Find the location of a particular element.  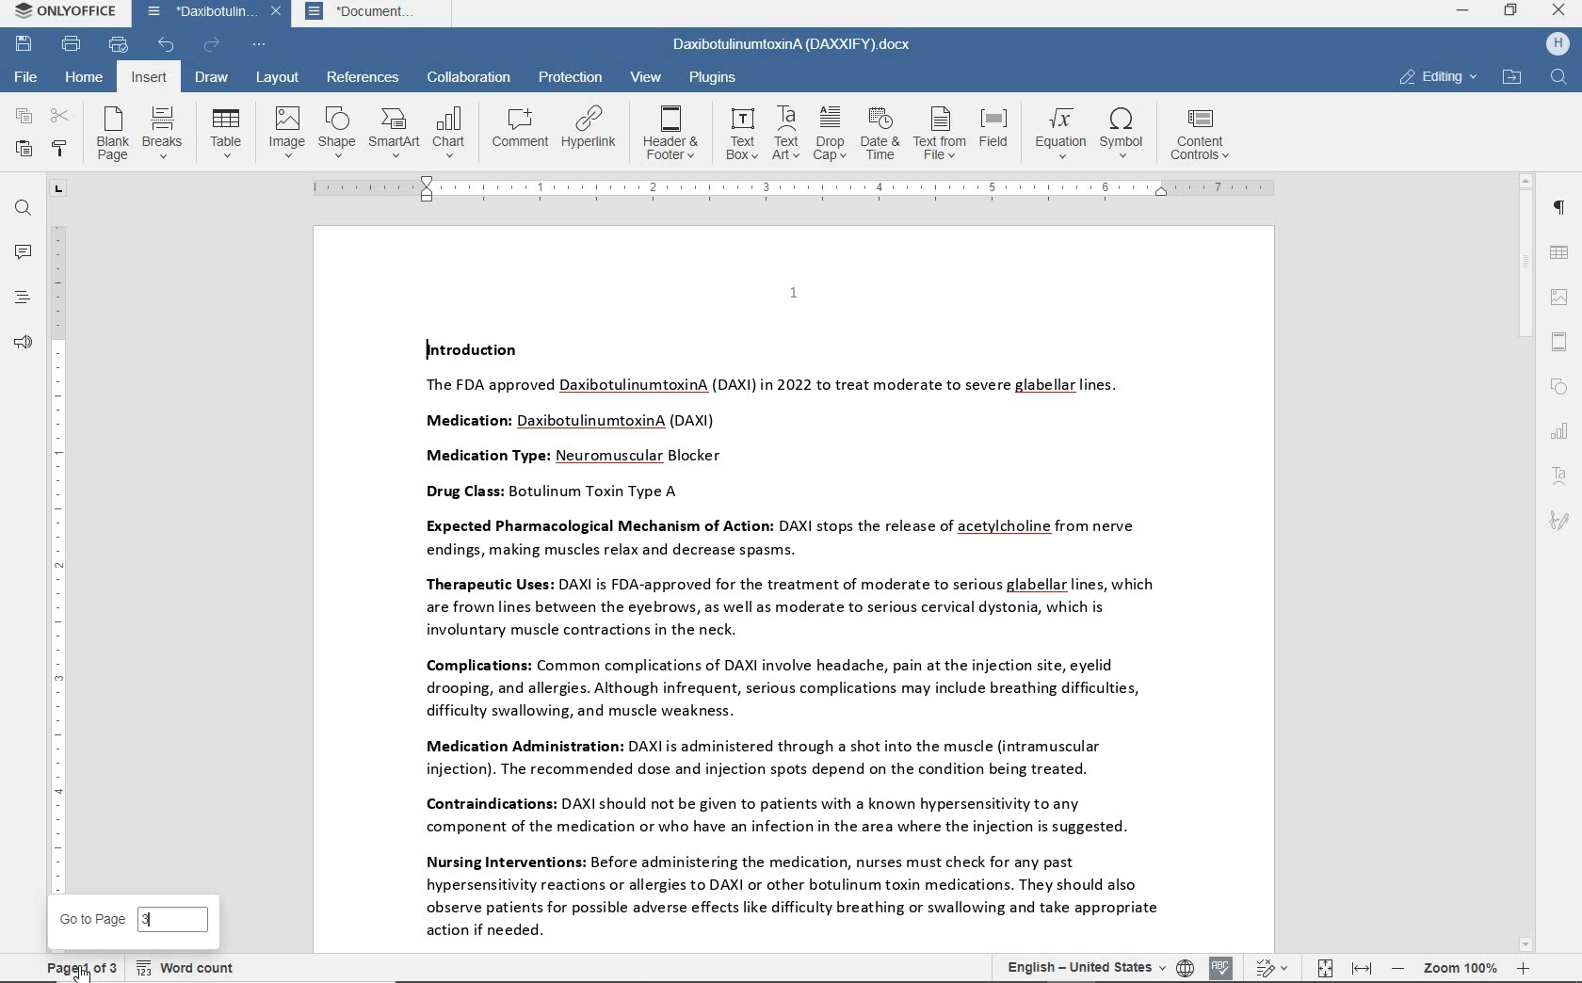

close is located at coordinates (276, 12).